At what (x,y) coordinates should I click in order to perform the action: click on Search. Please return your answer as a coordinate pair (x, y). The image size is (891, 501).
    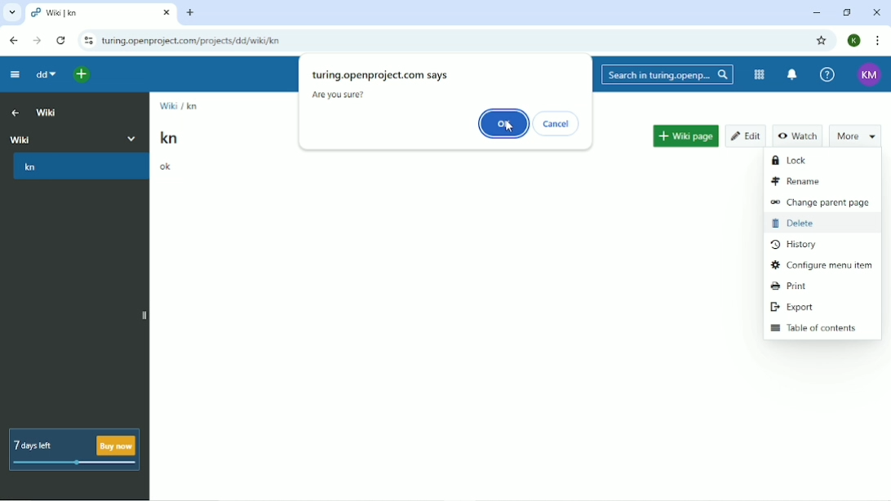
    Looking at the image, I should click on (667, 75).